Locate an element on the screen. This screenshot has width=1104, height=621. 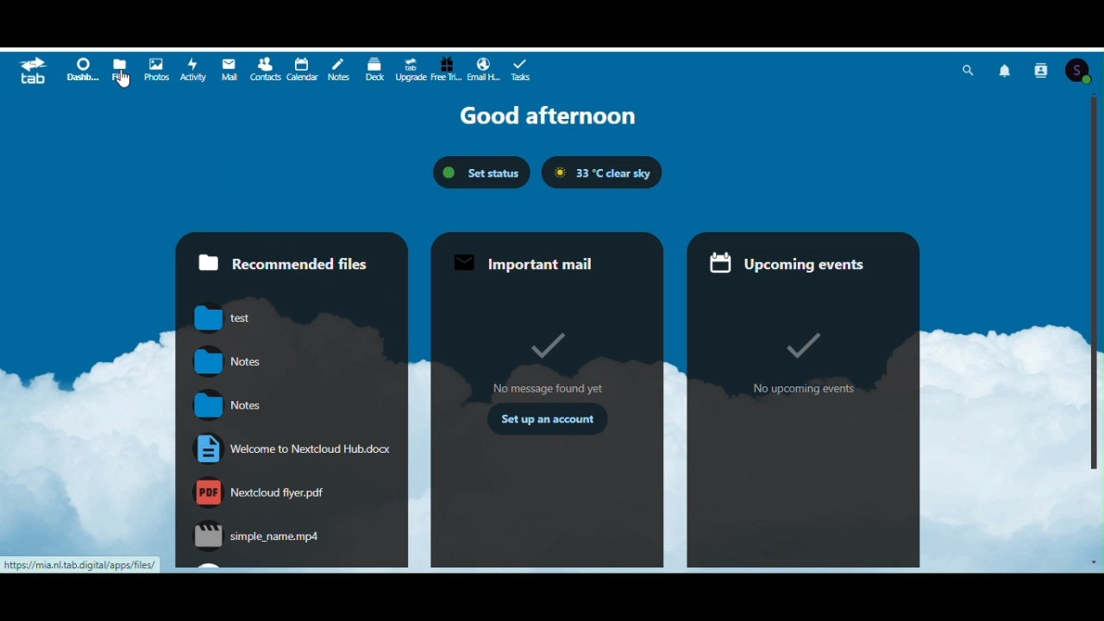
Search is located at coordinates (969, 68).